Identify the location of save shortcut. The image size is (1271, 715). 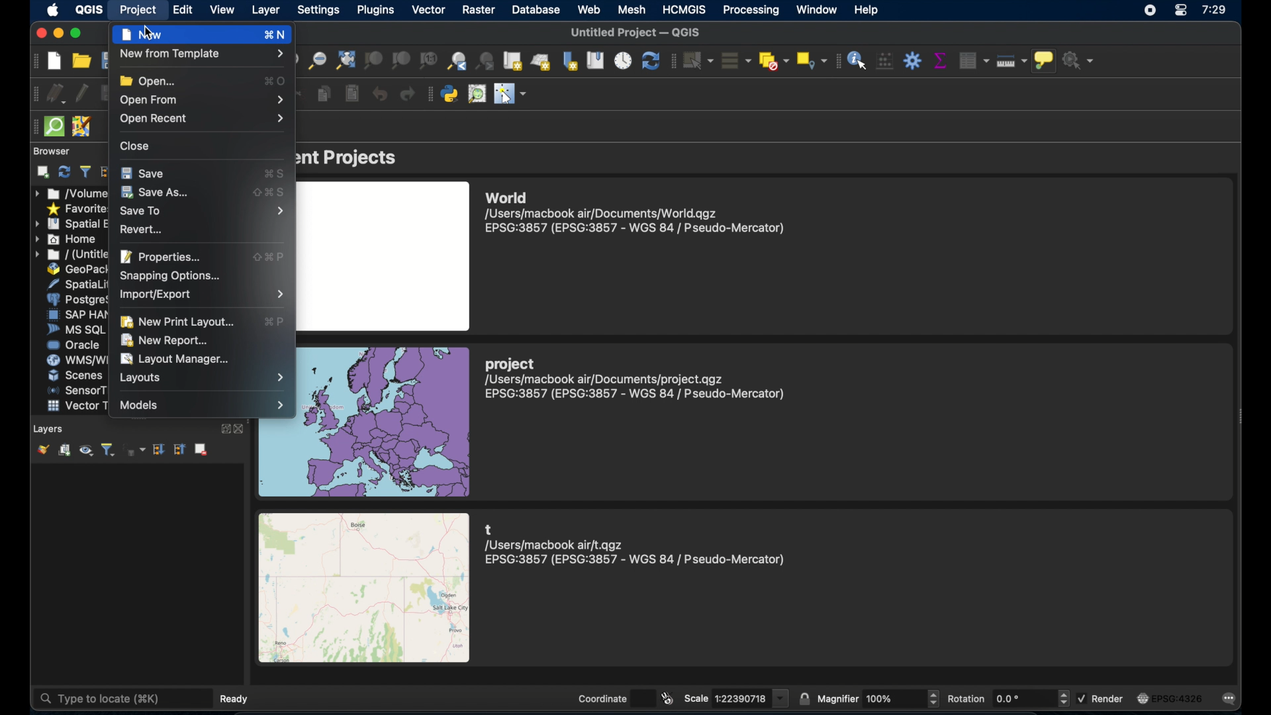
(275, 173).